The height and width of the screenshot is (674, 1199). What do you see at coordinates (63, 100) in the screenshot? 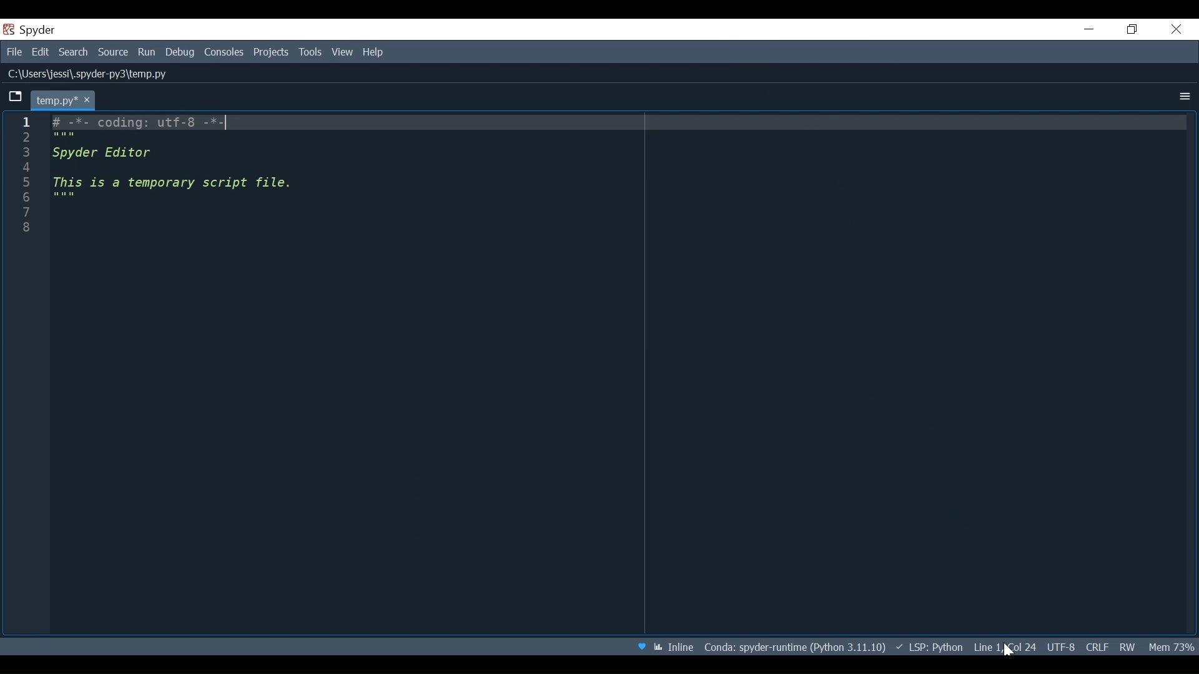
I see `Current tab` at bounding box center [63, 100].